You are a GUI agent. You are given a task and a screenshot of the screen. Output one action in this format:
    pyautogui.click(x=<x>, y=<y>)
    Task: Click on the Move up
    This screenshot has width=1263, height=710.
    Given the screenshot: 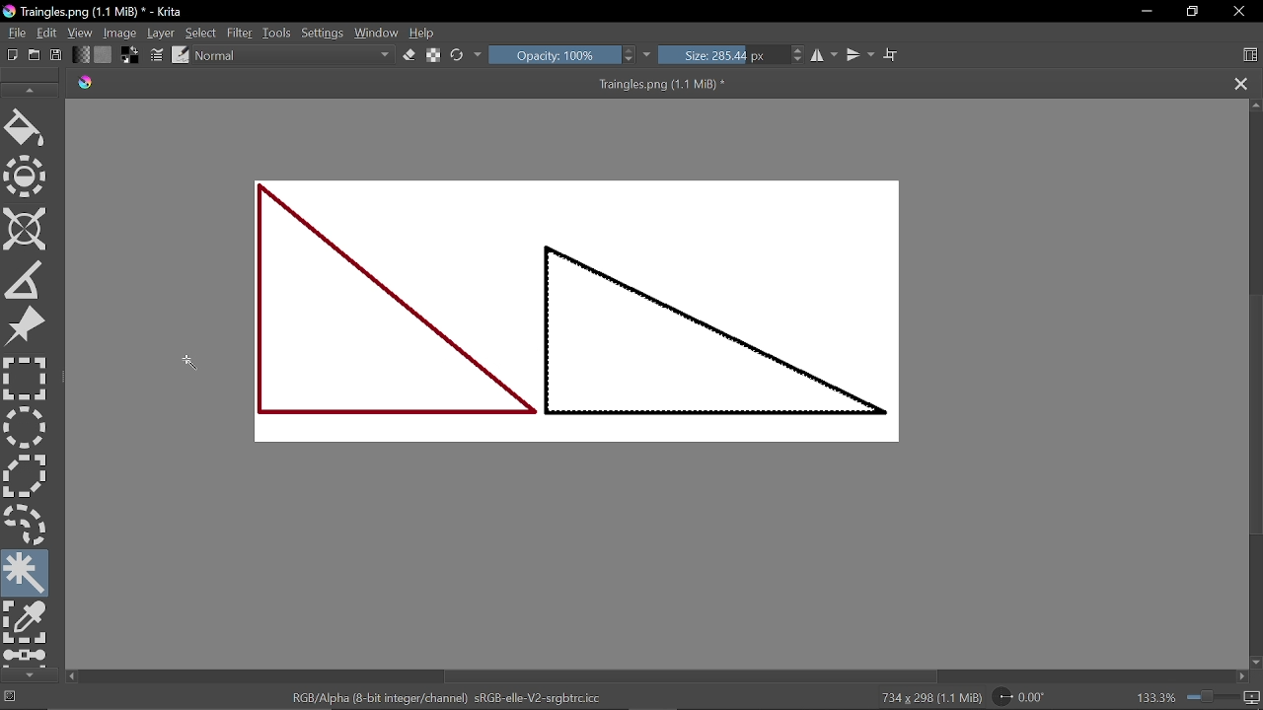 What is the action you would take?
    pyautogui.click(x=1255, y=106)
    